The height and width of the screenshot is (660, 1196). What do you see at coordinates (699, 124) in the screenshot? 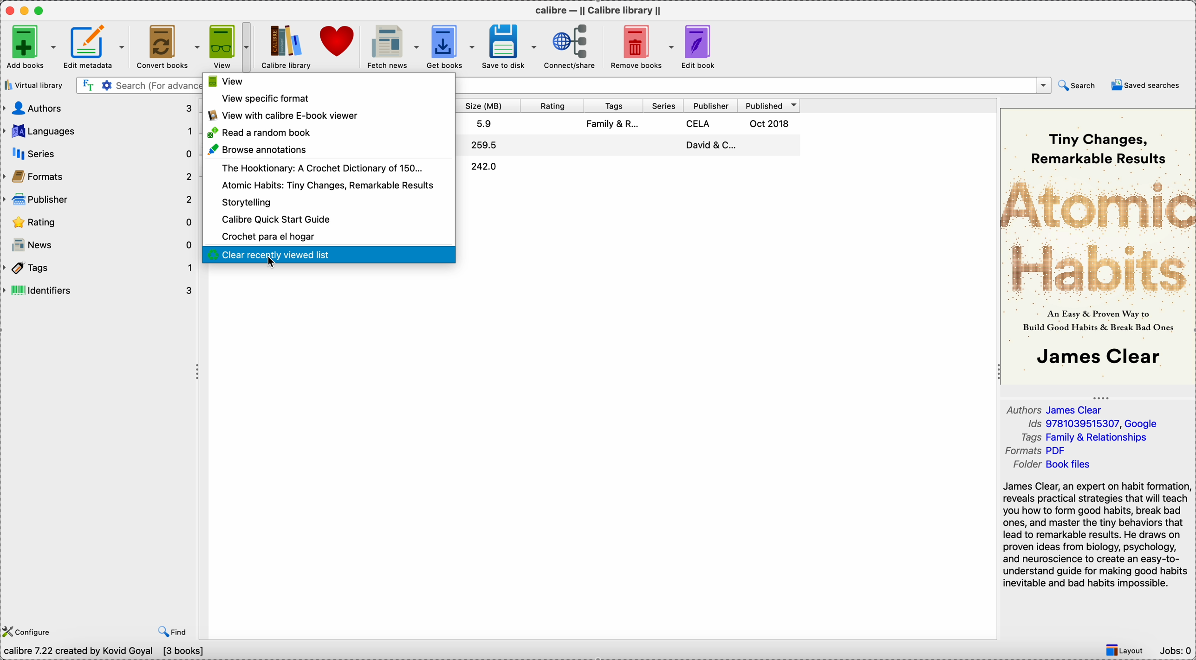
I see `CELA` at bounding box center [699, 124].